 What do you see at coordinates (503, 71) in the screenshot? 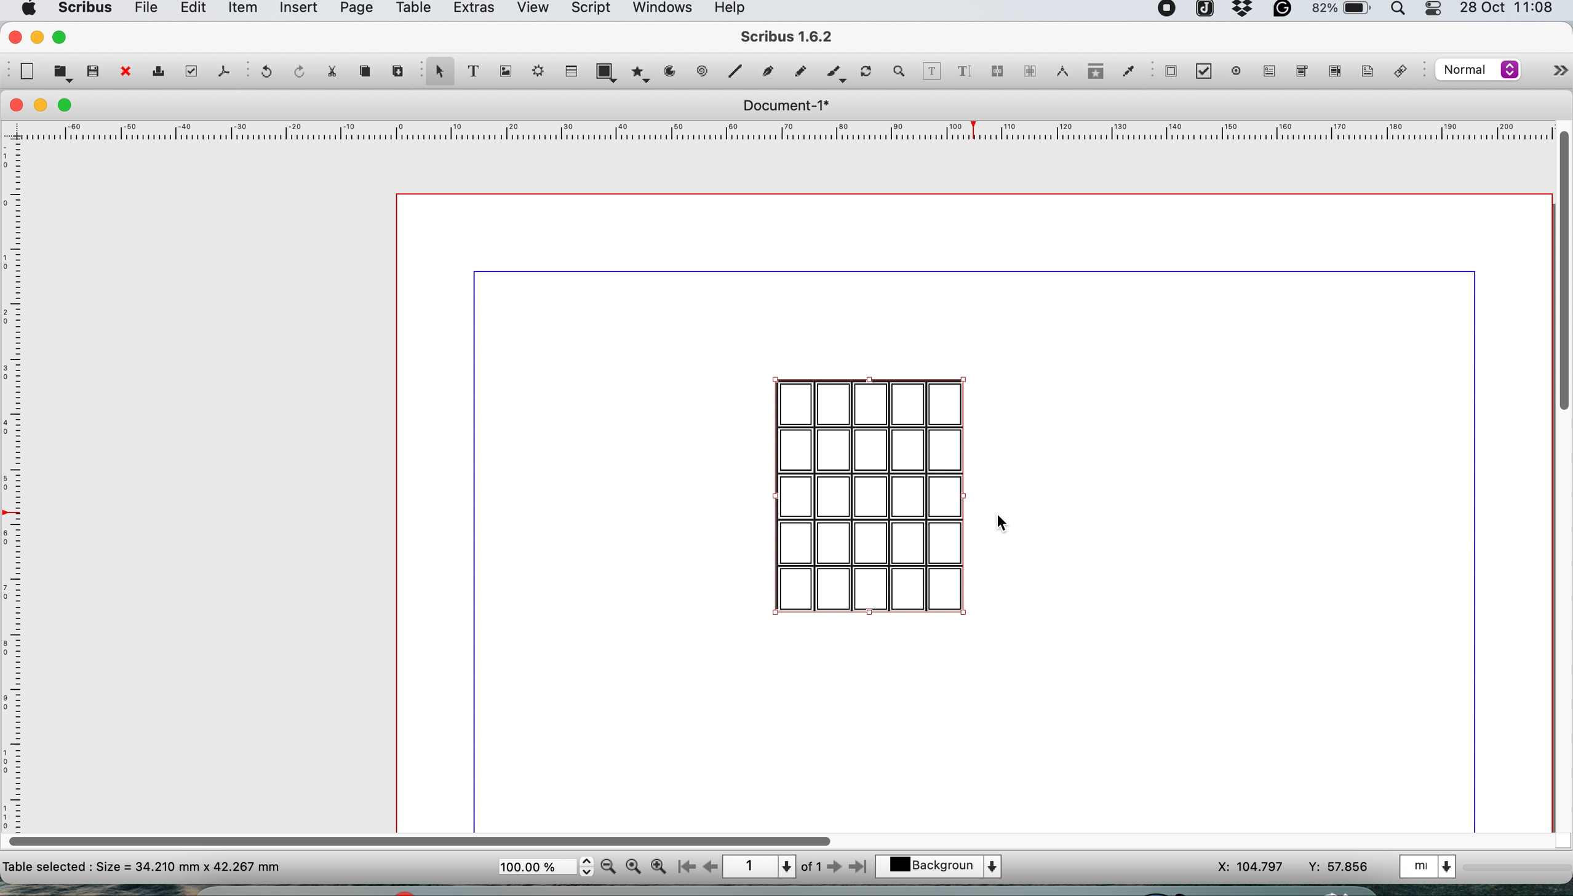
I see `image frame` at bounding box center [503, 71].